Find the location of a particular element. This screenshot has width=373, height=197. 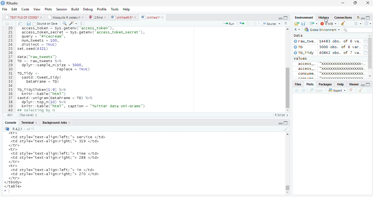

show iin new window is located at coordinates (20, 24).